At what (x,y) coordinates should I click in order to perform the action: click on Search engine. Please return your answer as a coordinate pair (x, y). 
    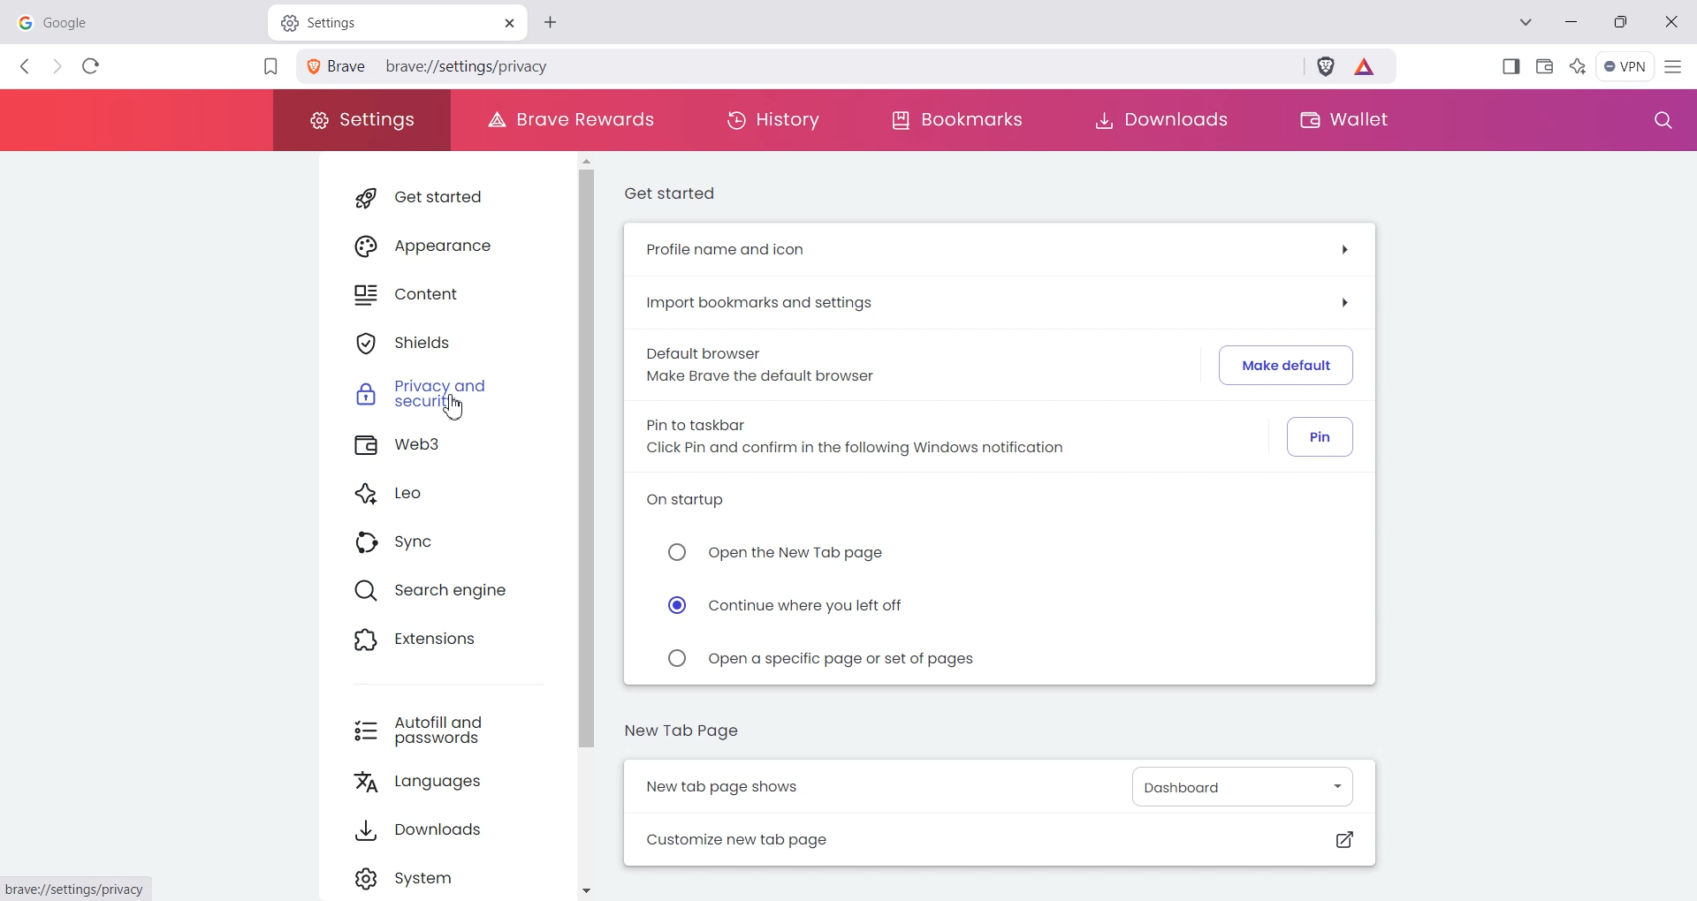
    Looking at the image, I should click on (436, 593).